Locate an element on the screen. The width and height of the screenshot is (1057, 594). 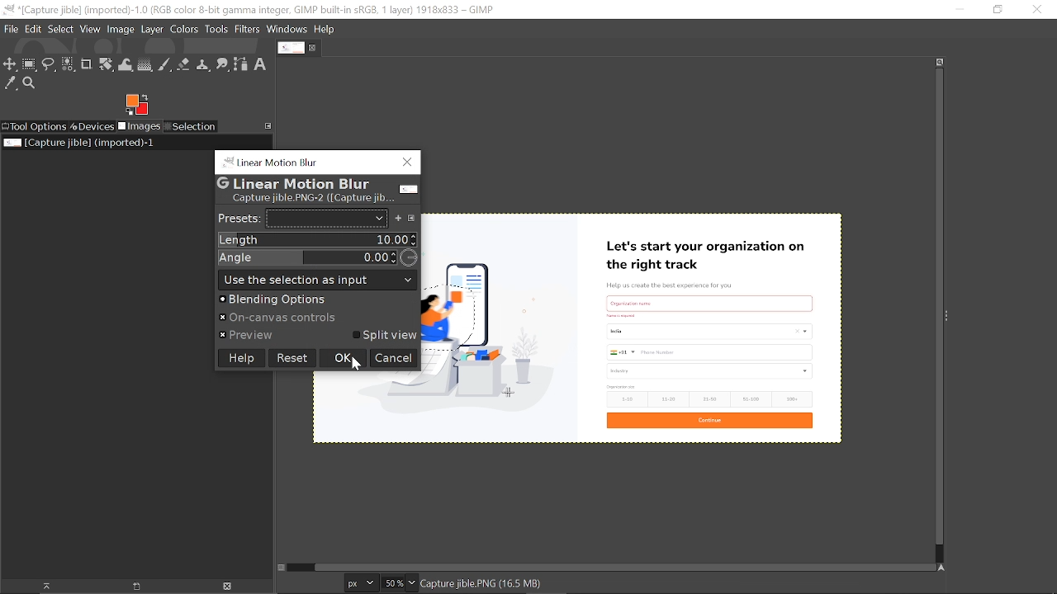
Select is located at coordinates (61, 29).